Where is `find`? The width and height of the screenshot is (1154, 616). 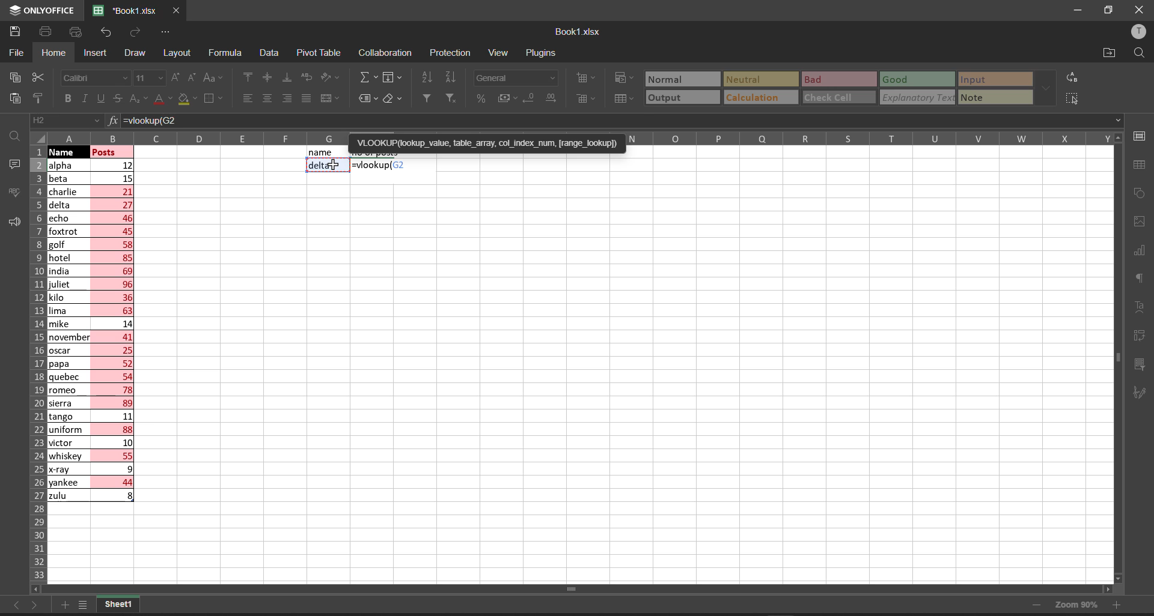
find is located at coordinates (1141, 52).